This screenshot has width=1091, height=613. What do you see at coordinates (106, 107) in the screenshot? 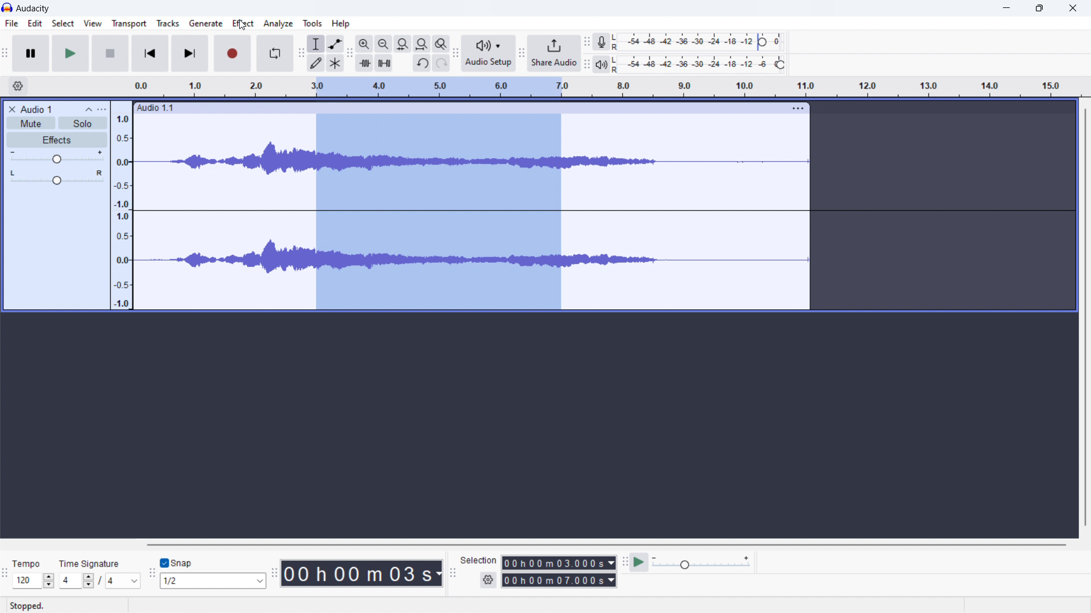
I see `more options` at bounding box center [106, 107].